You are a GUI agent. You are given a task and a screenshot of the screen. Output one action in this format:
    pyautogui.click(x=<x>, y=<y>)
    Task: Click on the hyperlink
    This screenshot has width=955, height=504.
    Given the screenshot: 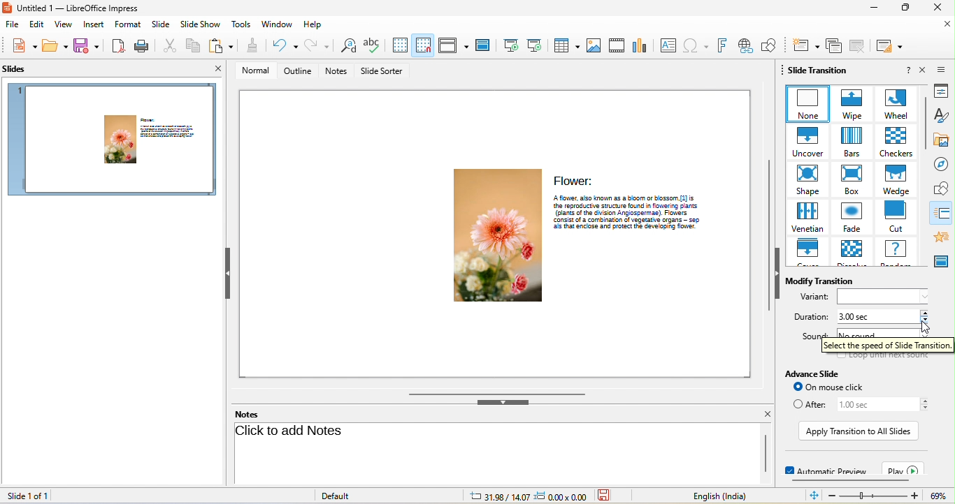 What is the action you would take?
    pyautogui.click(x=745, y=45)
    